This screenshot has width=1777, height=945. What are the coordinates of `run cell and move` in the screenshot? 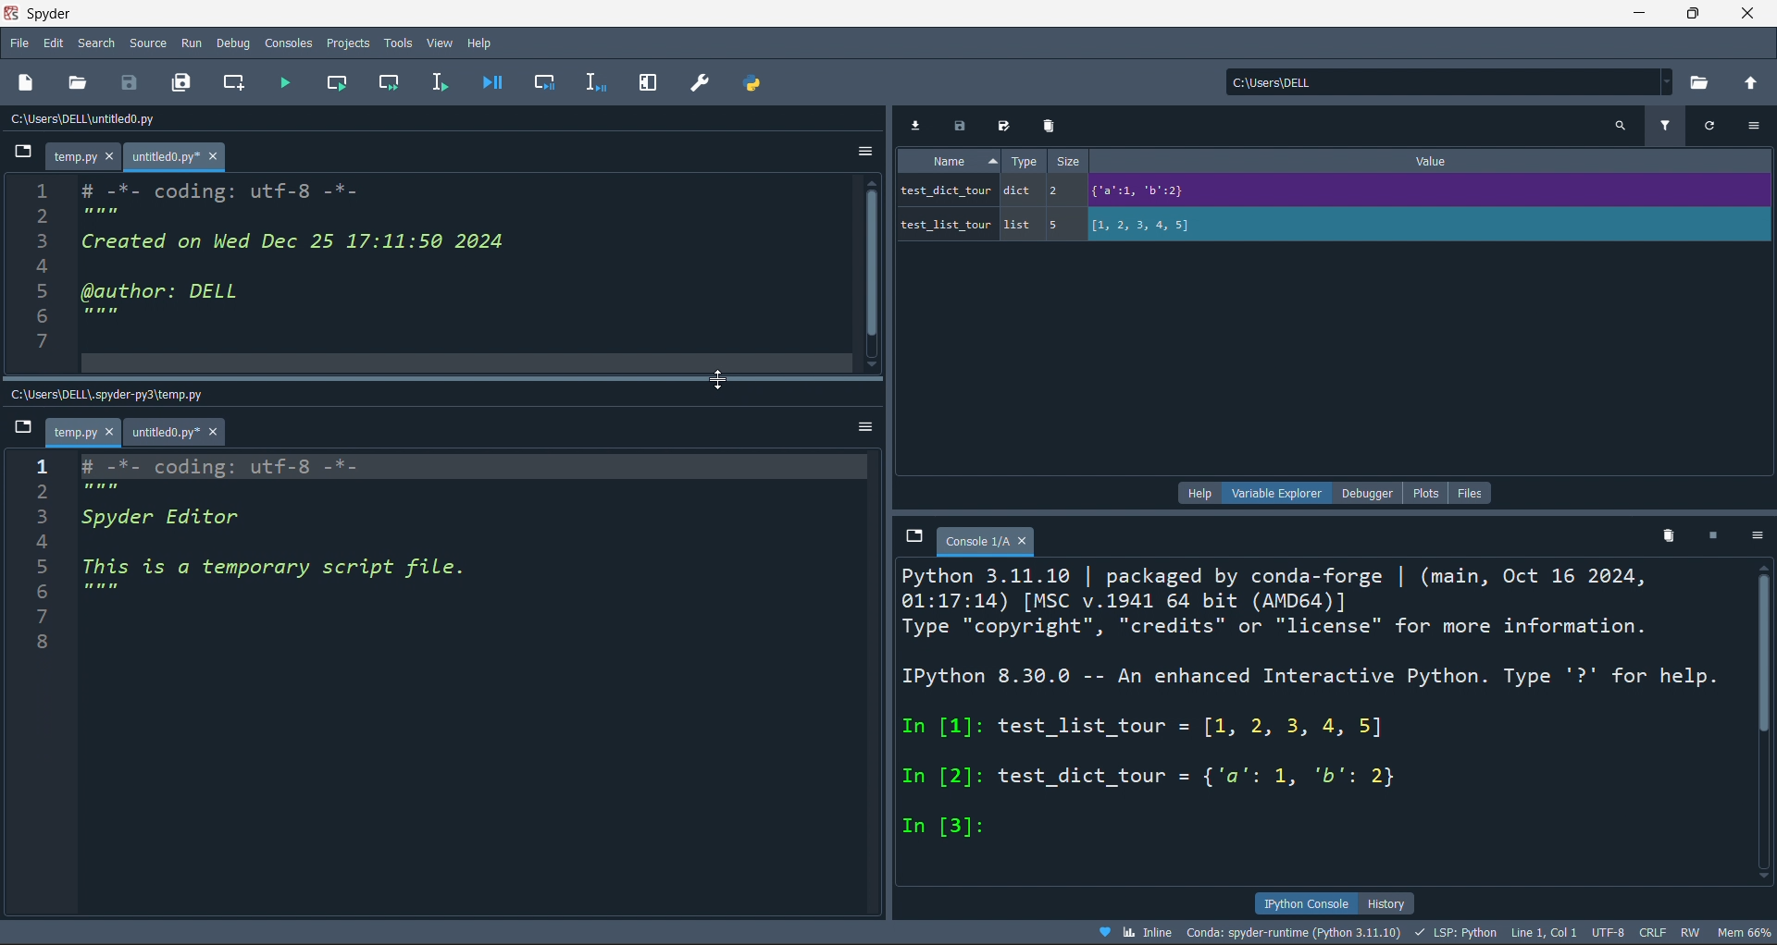 It's located at (391, 84).